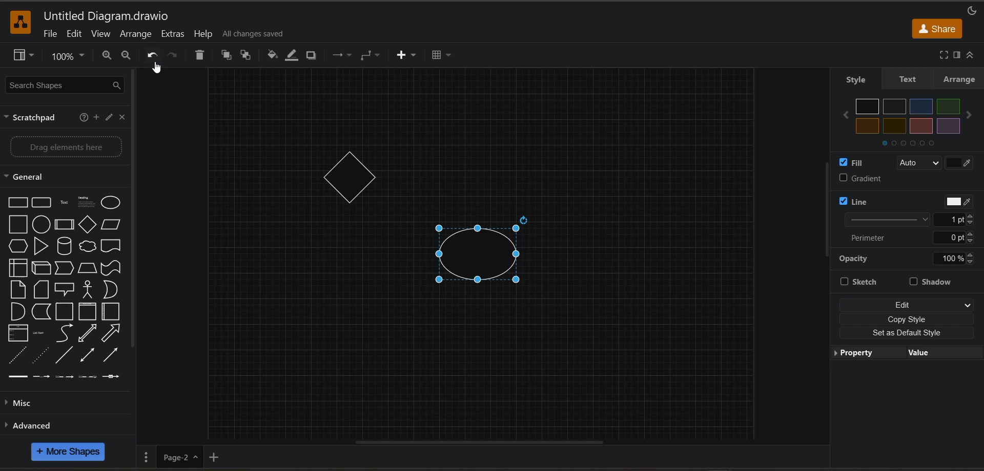 This screenshot has height=471, width=984. Describe the element at coordinates (65, 86) in the screenshot. I see `search shapes` at that location.